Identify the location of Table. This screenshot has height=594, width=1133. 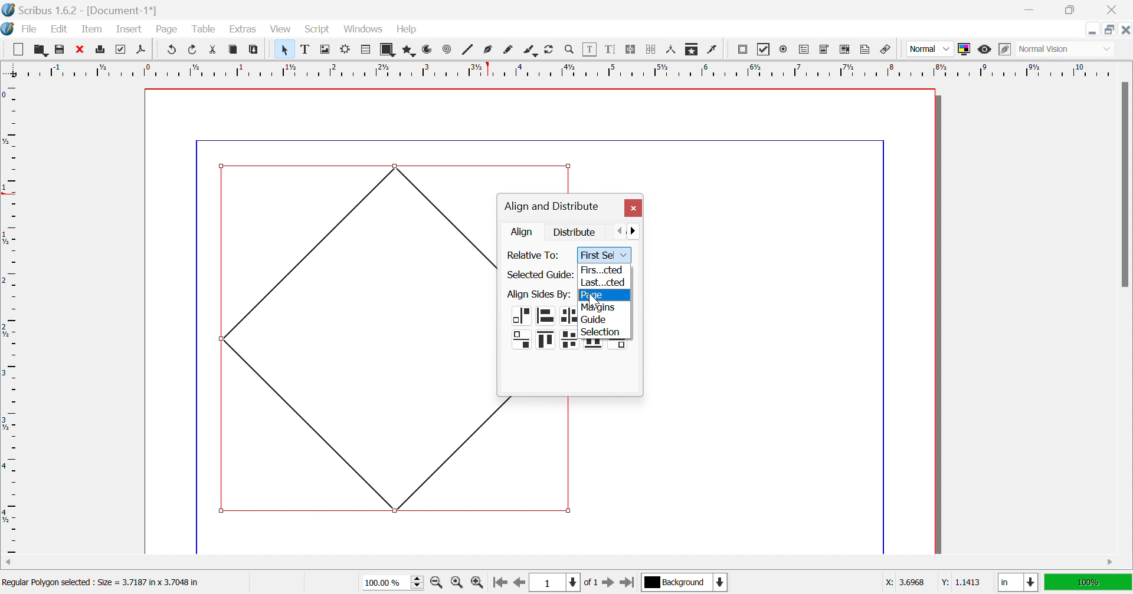
(202, 29).